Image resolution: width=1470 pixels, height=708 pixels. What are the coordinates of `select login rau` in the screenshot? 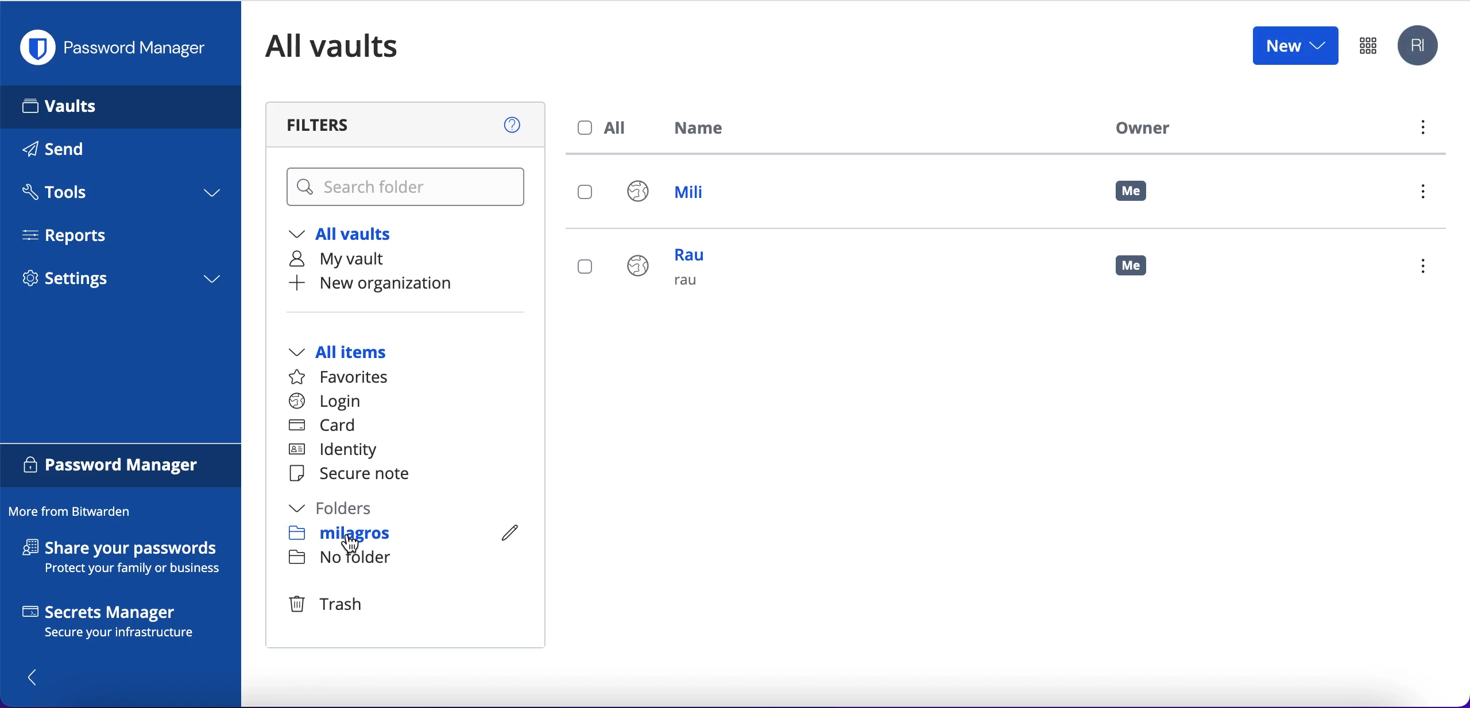 It's located at (583, 267).